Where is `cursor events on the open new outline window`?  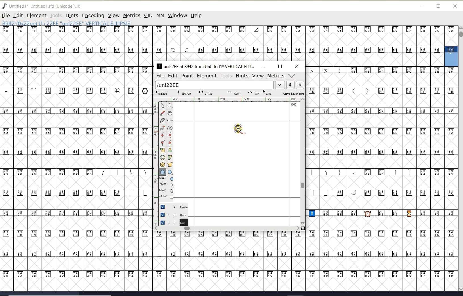 cursor events on the open new outline window is located at coordinates (167, 188).